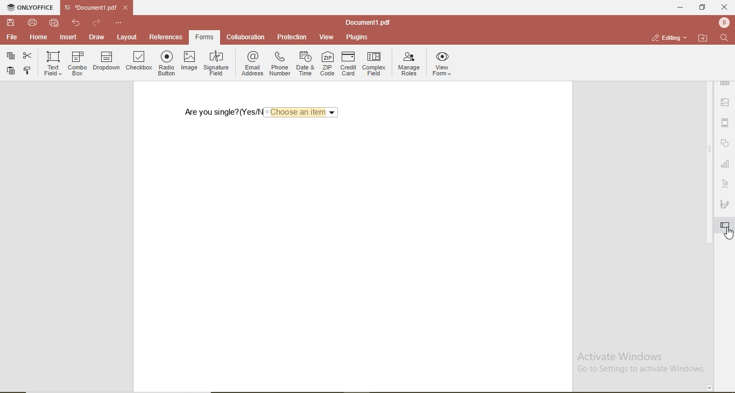  I want to click on table, so click(724, 83).